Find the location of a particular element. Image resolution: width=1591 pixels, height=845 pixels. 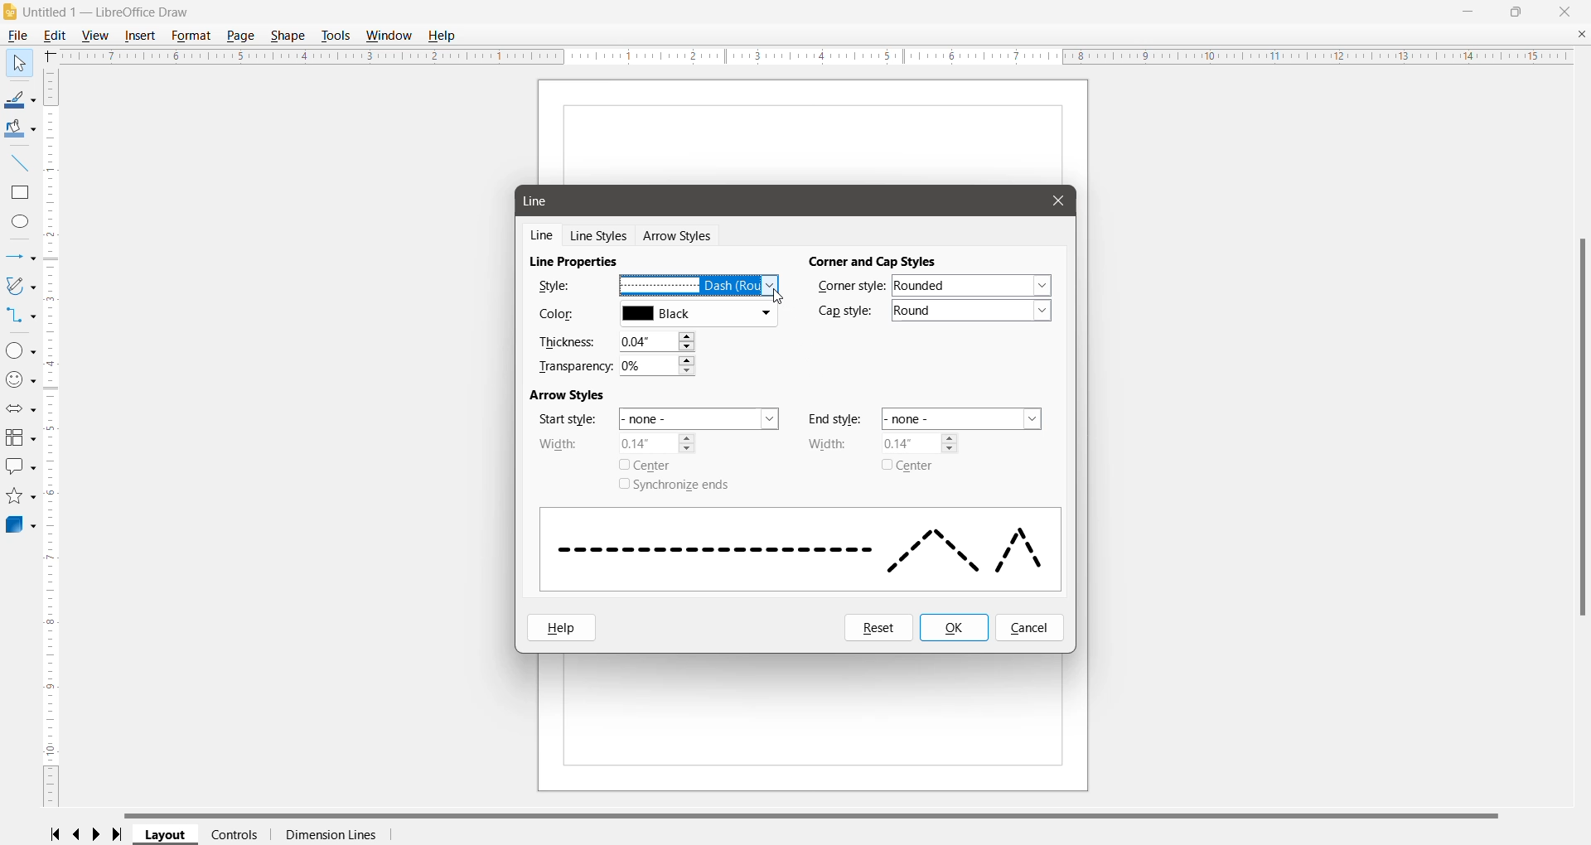

Cap Style is located at coordinates (847, 310).